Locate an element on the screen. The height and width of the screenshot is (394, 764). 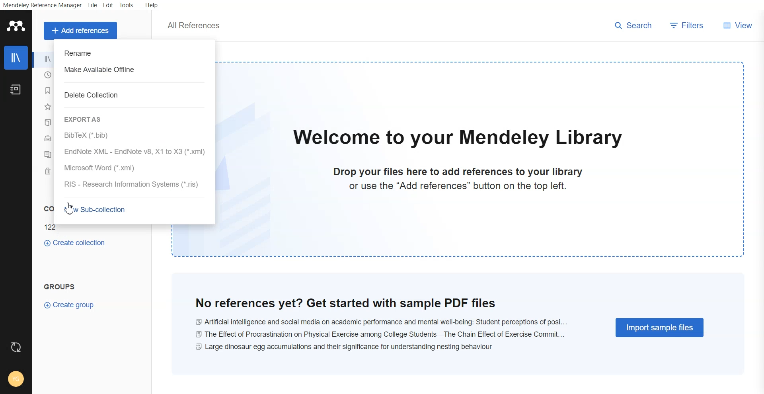
or use the "Add references" button on the top left. is located at coordinates (460, 186).